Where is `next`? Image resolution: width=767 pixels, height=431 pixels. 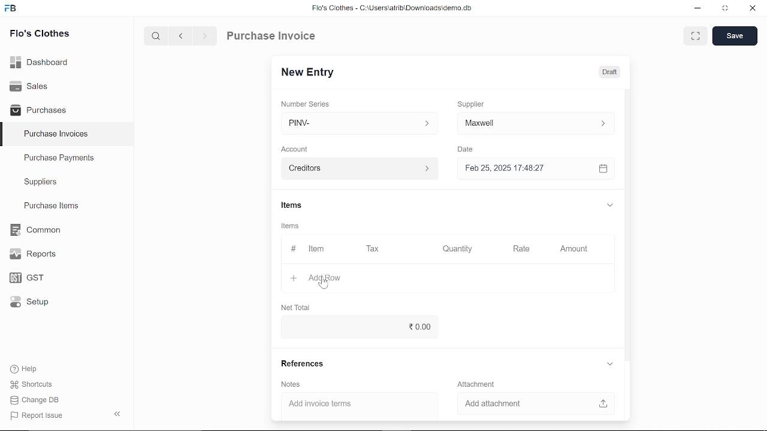 next is located at coordinates (205, 38).